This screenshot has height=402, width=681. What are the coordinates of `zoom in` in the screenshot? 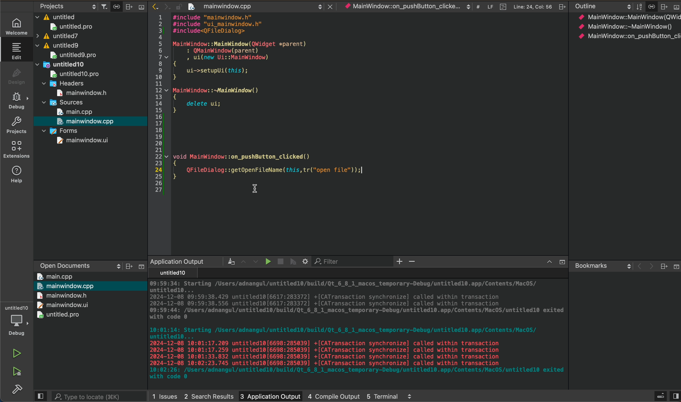 It's located at (400, 262).